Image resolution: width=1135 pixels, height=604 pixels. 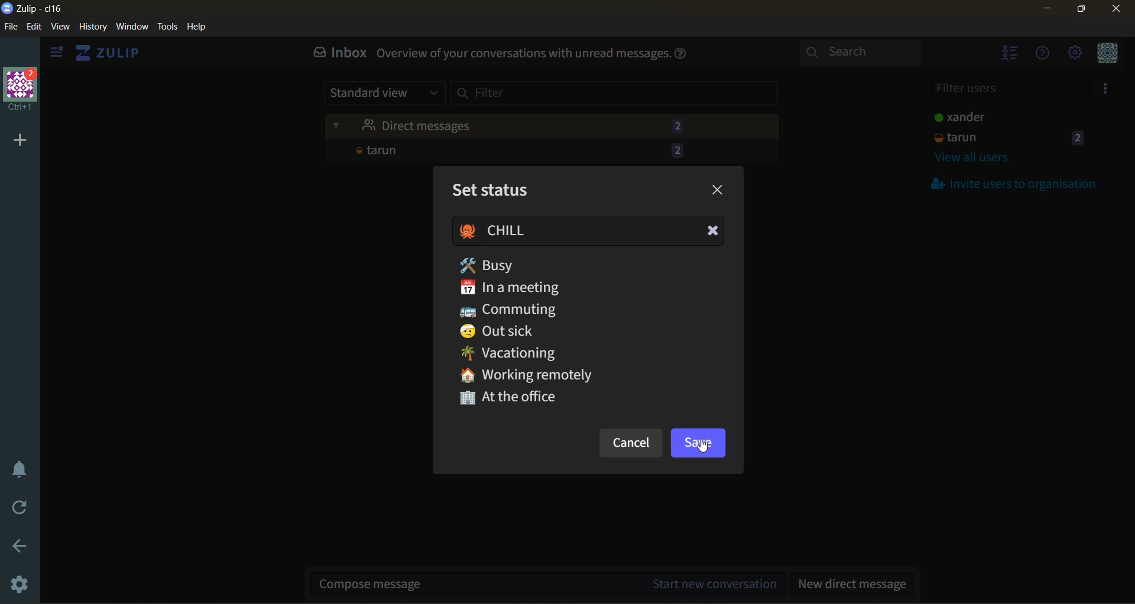 What do you see at coordinates (465, 232) in the screenshot?
I see `emoji added` at bounding box center [465, 232].